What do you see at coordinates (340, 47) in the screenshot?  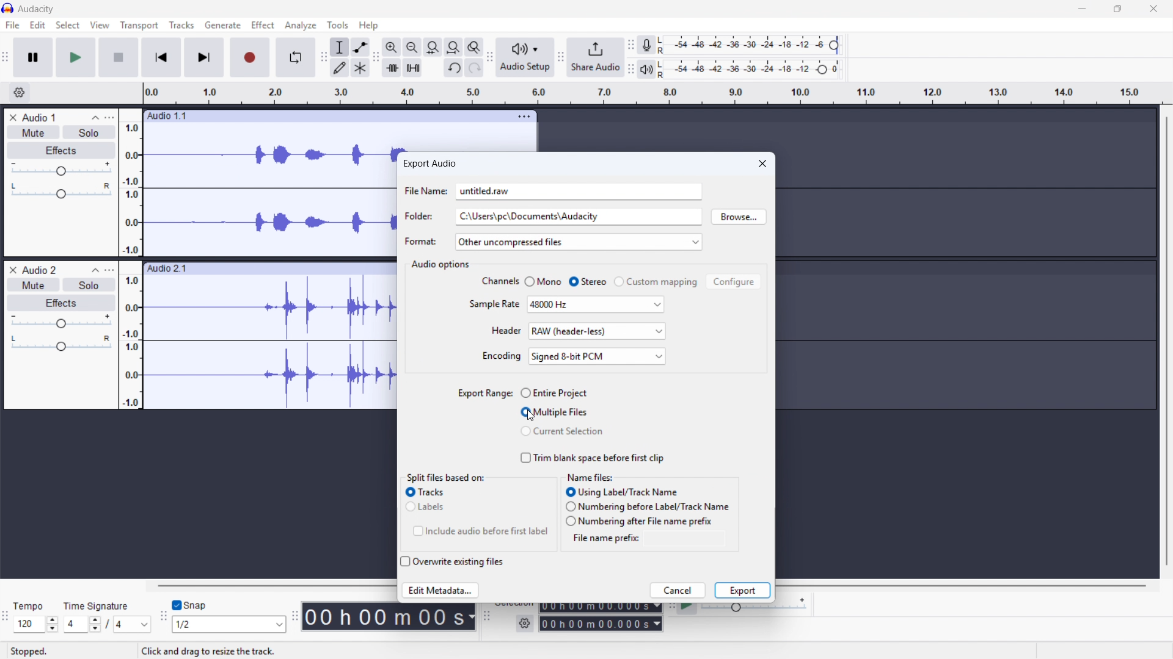 I see `Selection tool` at bounding box center [340, 47].